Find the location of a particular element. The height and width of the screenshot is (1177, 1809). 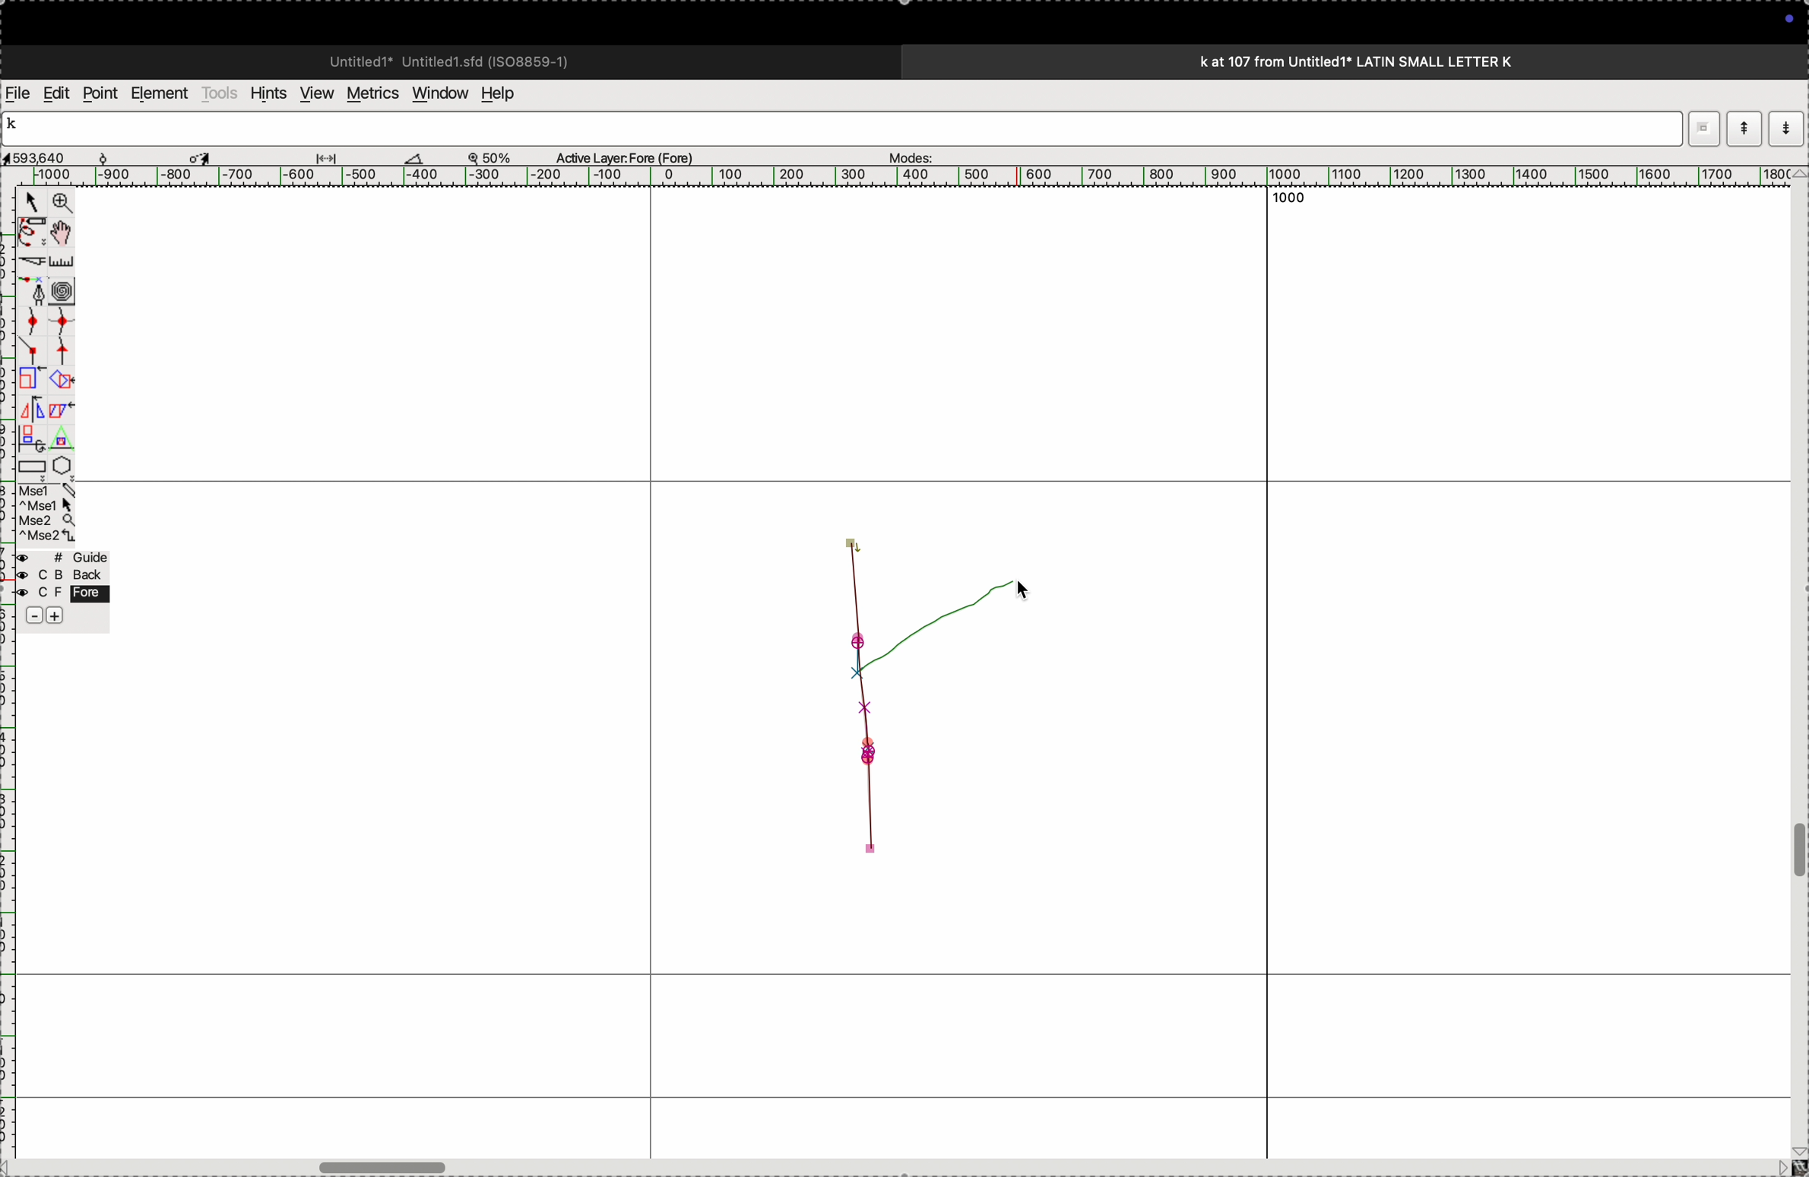

file is located at coordinates (18, 93).